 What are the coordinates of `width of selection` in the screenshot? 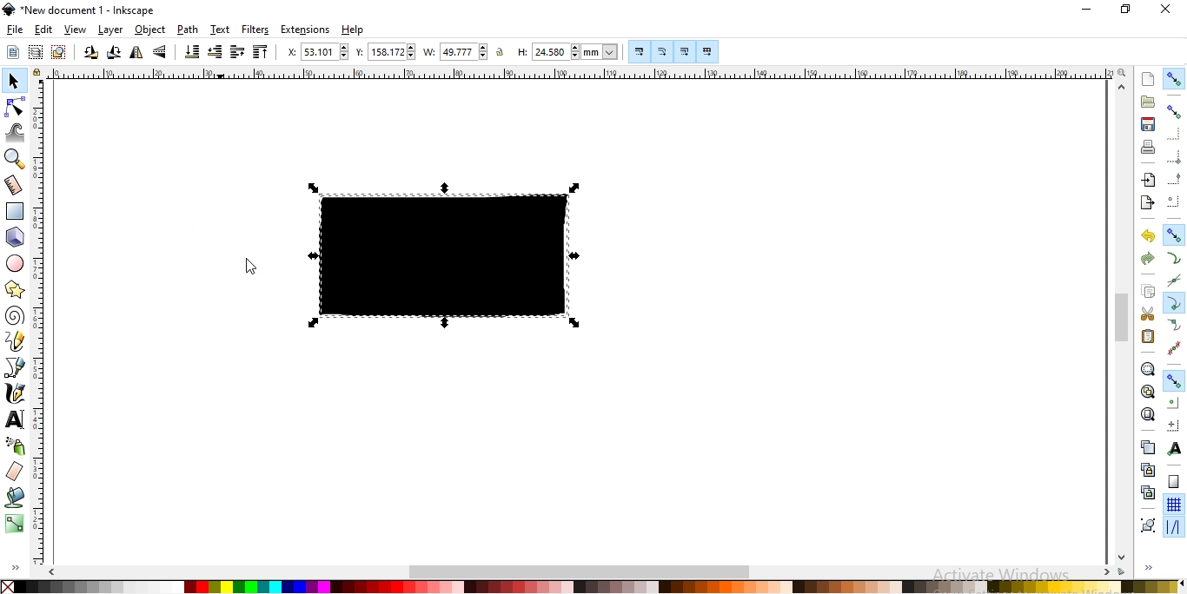 It's located at (457, 51).